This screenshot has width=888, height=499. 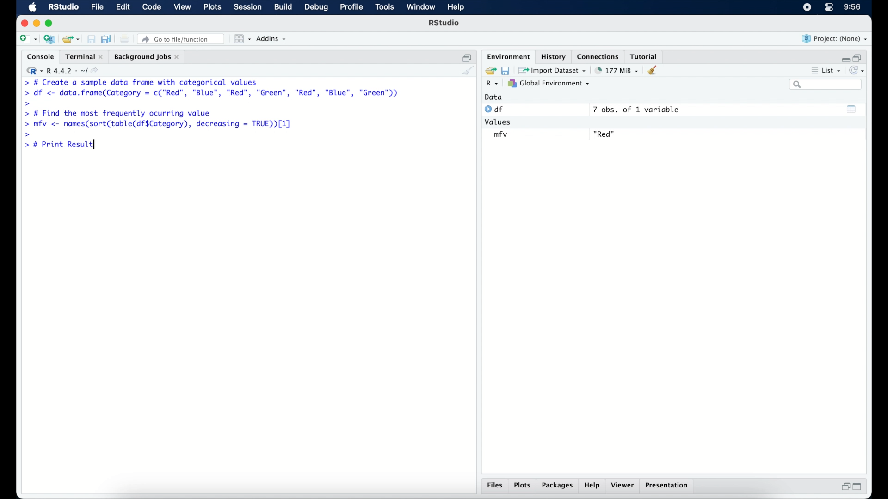 What do you see at coordinates (617, 70) in the screenshot?
I see `142 MB` at bounding box center [617, 70].